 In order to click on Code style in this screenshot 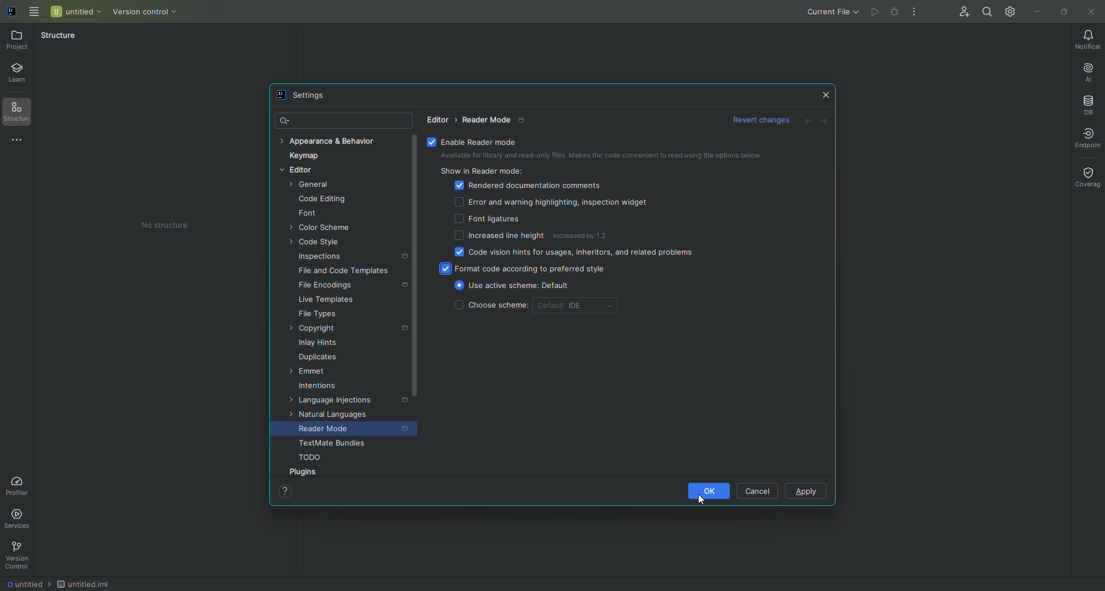, I will do `click(310, 243)`.